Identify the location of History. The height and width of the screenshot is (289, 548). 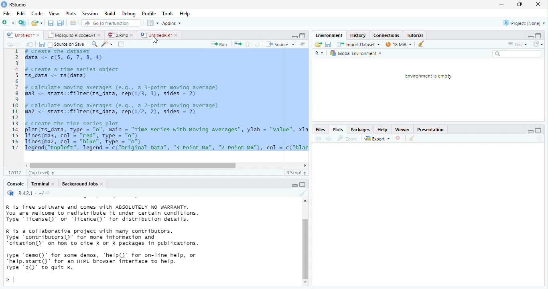
(358, 35).